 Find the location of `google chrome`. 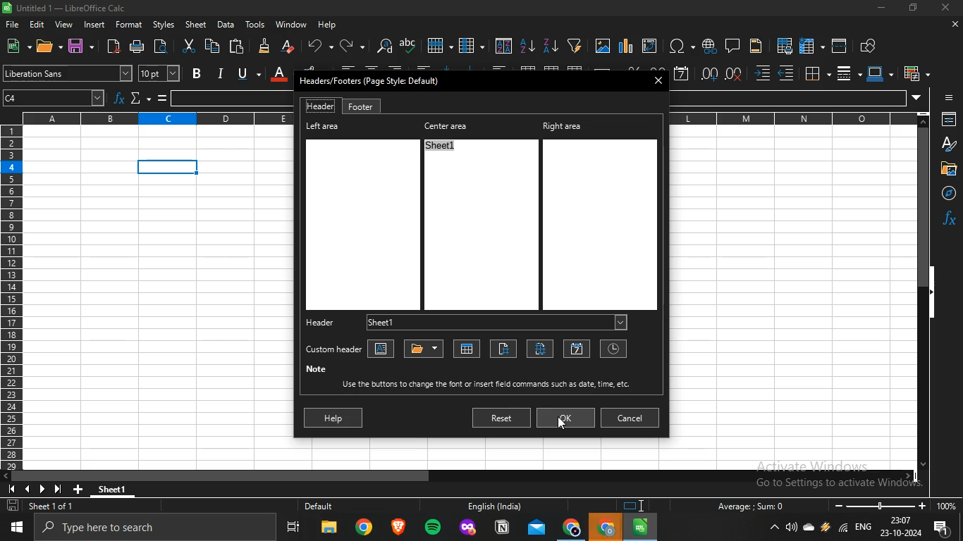

google chrome is located at coordinates (606, 528).